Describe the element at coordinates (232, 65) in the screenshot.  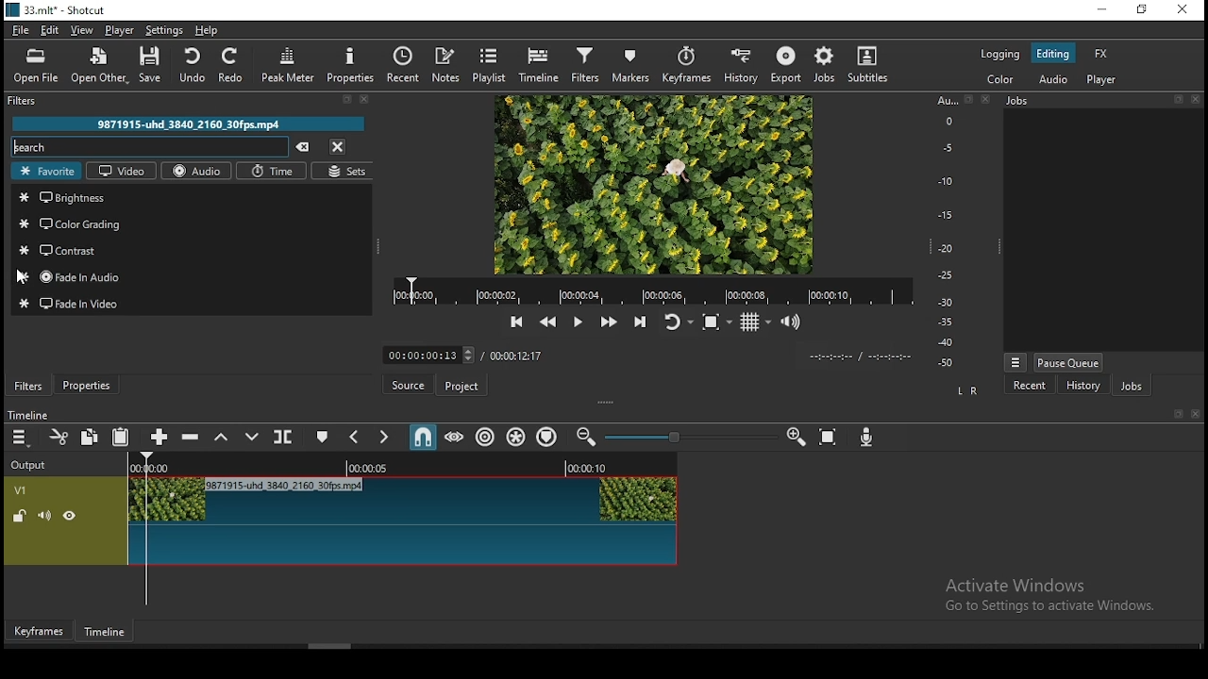
I see `redo` at that location.